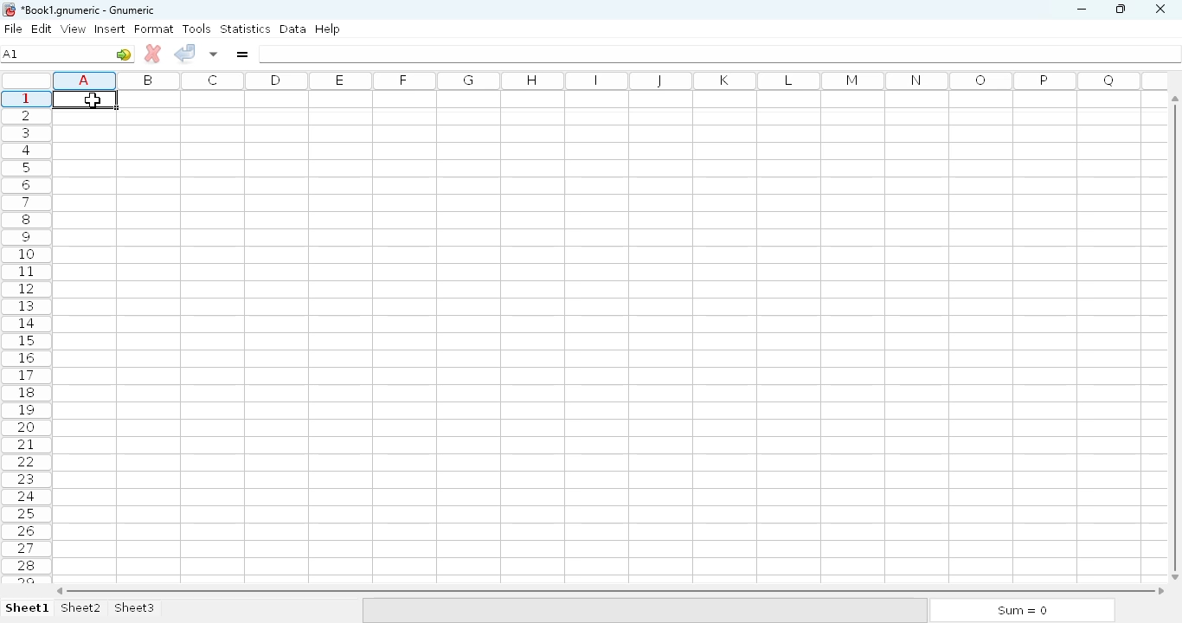 This screenshot has height=623, width=1182. Describe the element at coordinates (110, 29) in the screenshot. I see `insert` at that location.